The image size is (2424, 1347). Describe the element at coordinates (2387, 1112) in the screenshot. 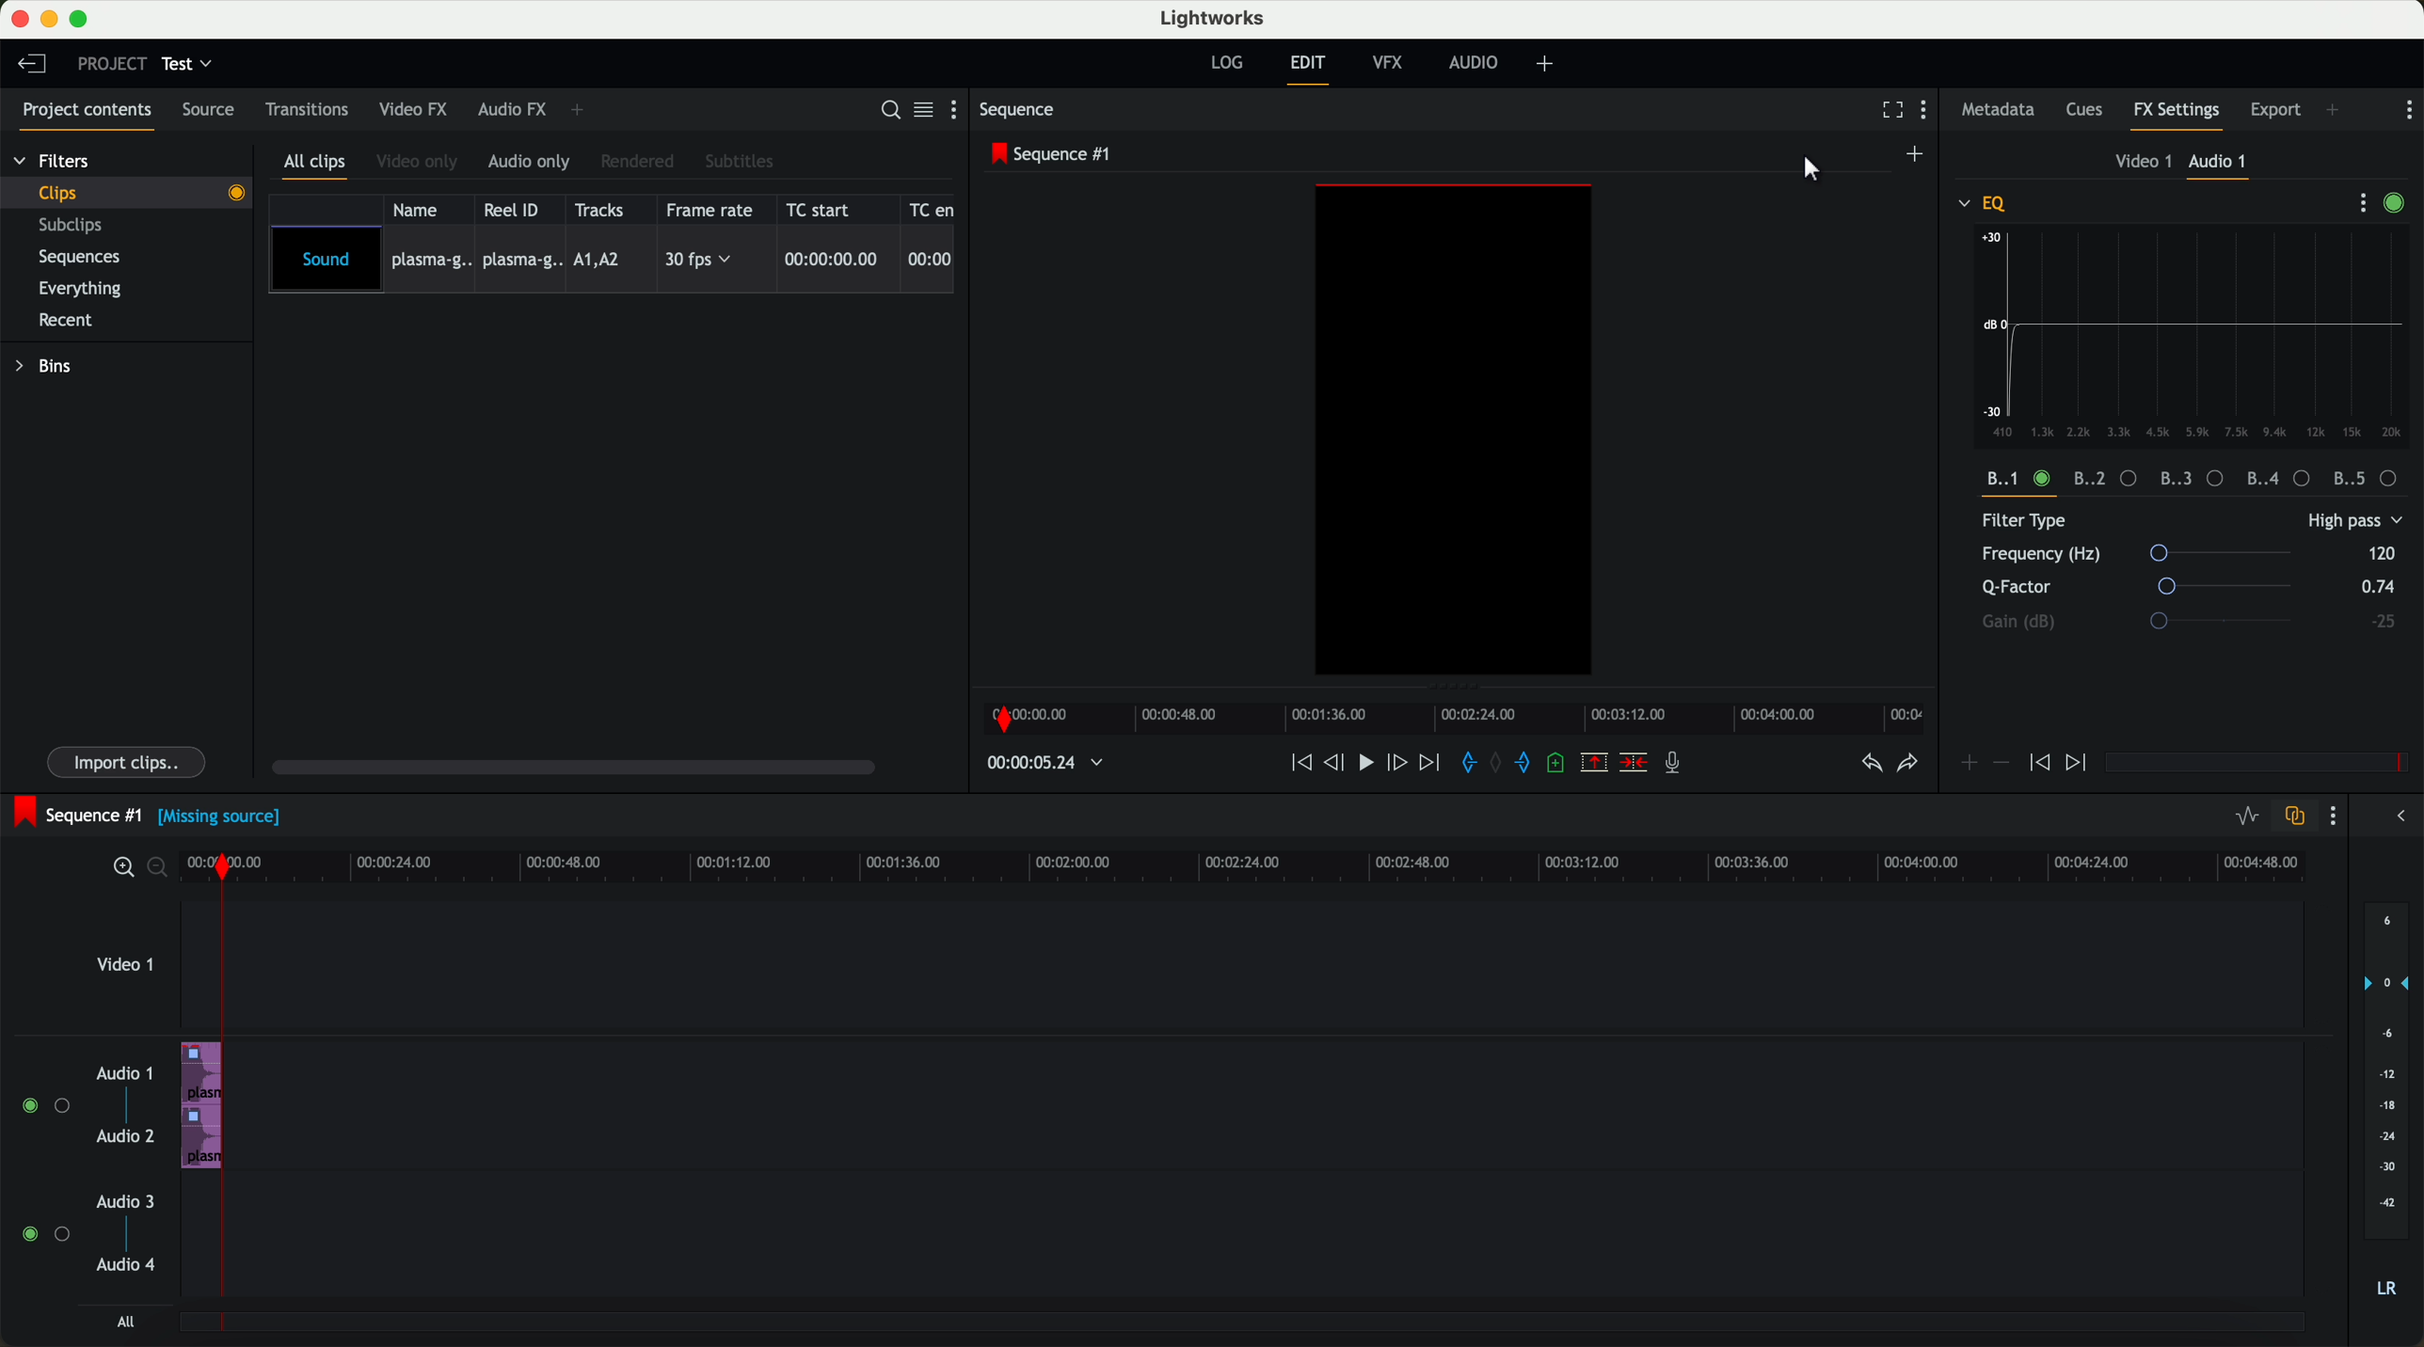

I see `audio output level` at that location.